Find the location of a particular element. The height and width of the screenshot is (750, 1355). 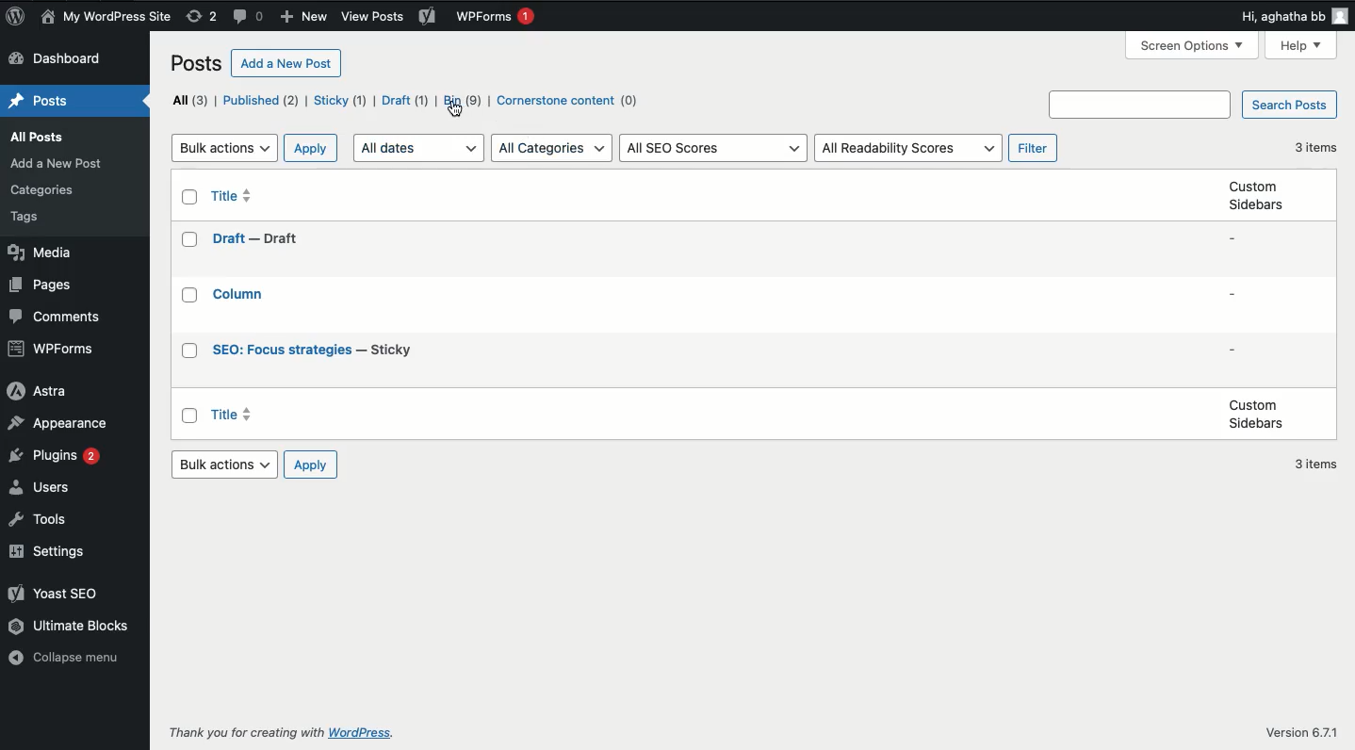

Plugins is located at coordinates (54, 456).